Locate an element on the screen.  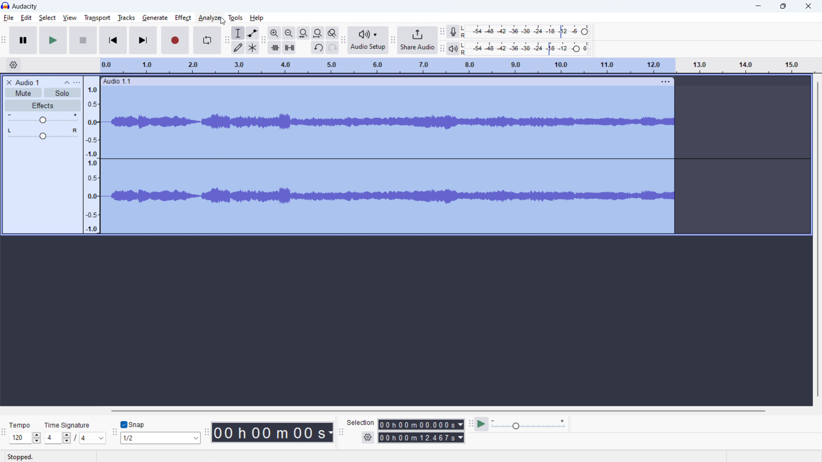
skip to start is located at coordinates (113, 40).